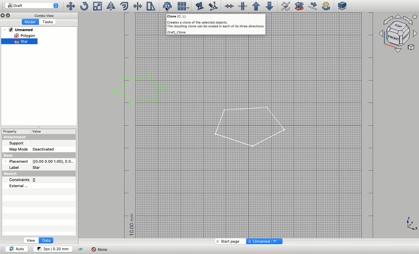 The height and width of the screenshot is (254, 419). I want to click on Label, so click(15, 167).